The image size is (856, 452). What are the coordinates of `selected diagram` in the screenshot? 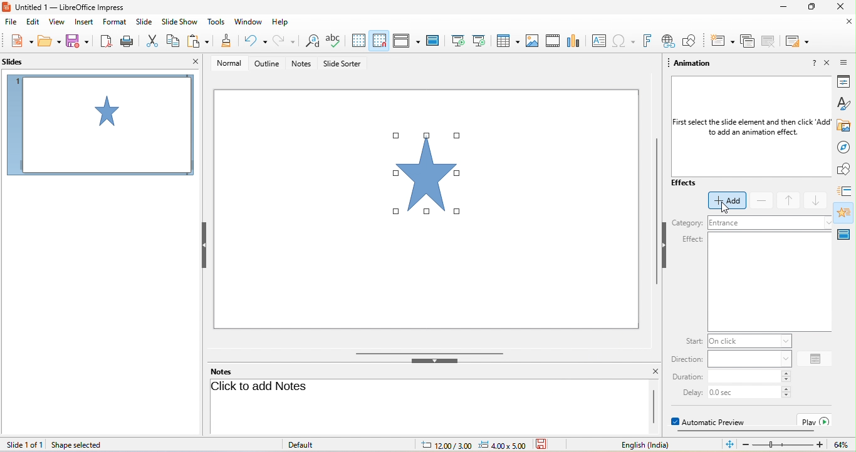 It's located at (432, 176).